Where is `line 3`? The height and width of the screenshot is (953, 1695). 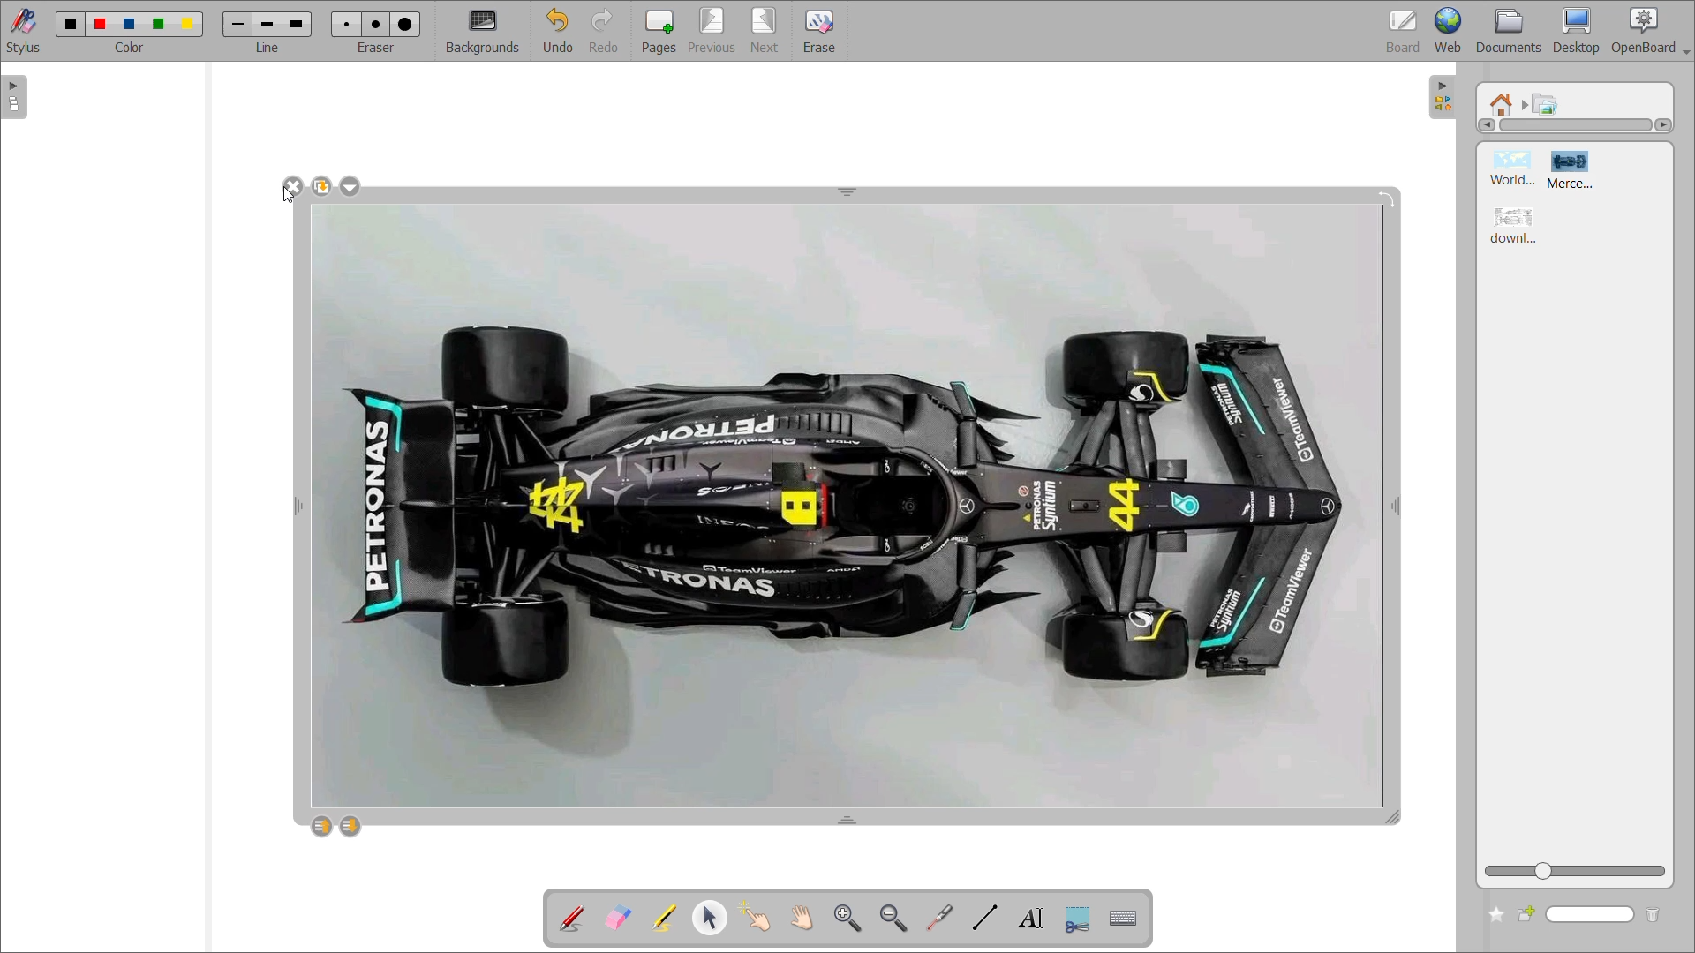
line 3 is located at coordinates (297, 23).